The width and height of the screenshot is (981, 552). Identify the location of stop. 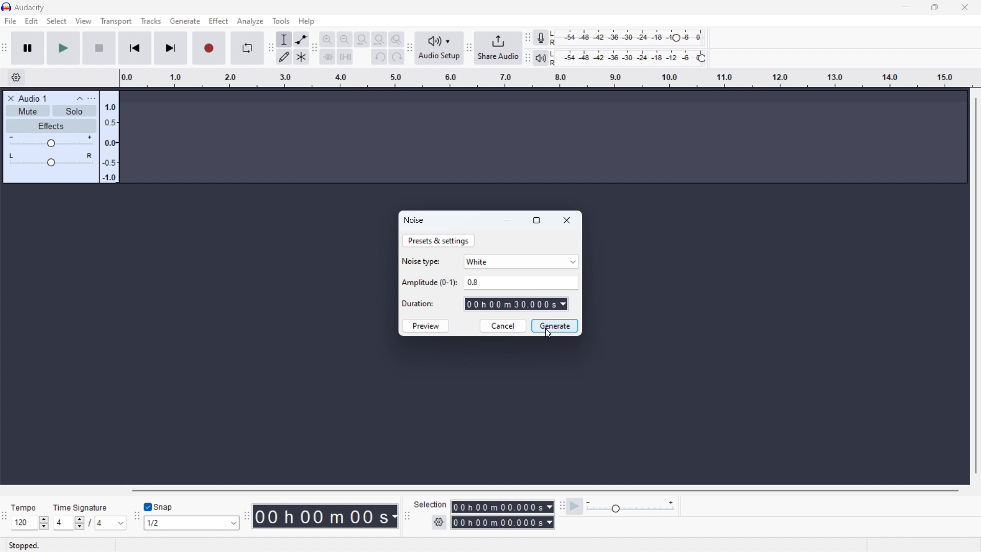
(99, 48).